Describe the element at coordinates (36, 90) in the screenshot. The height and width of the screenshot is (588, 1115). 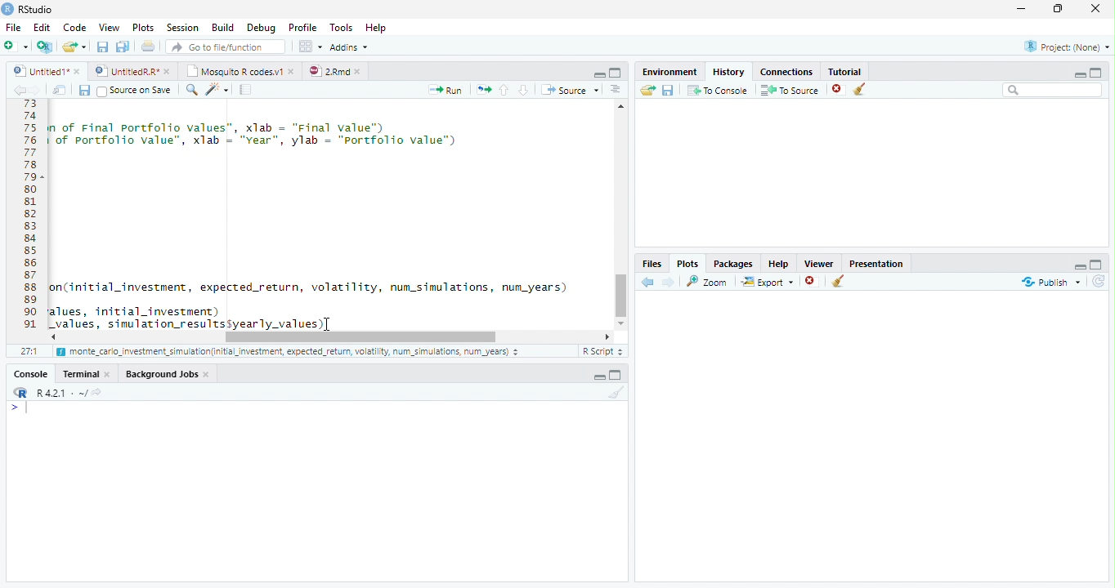
I see `next source location` at that location.